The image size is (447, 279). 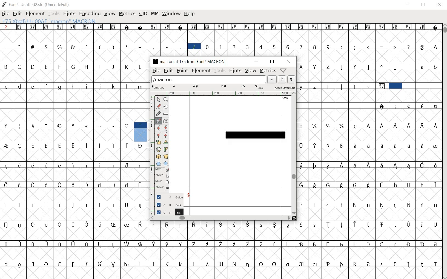 I want to click on point, so click(x=158, y=99).